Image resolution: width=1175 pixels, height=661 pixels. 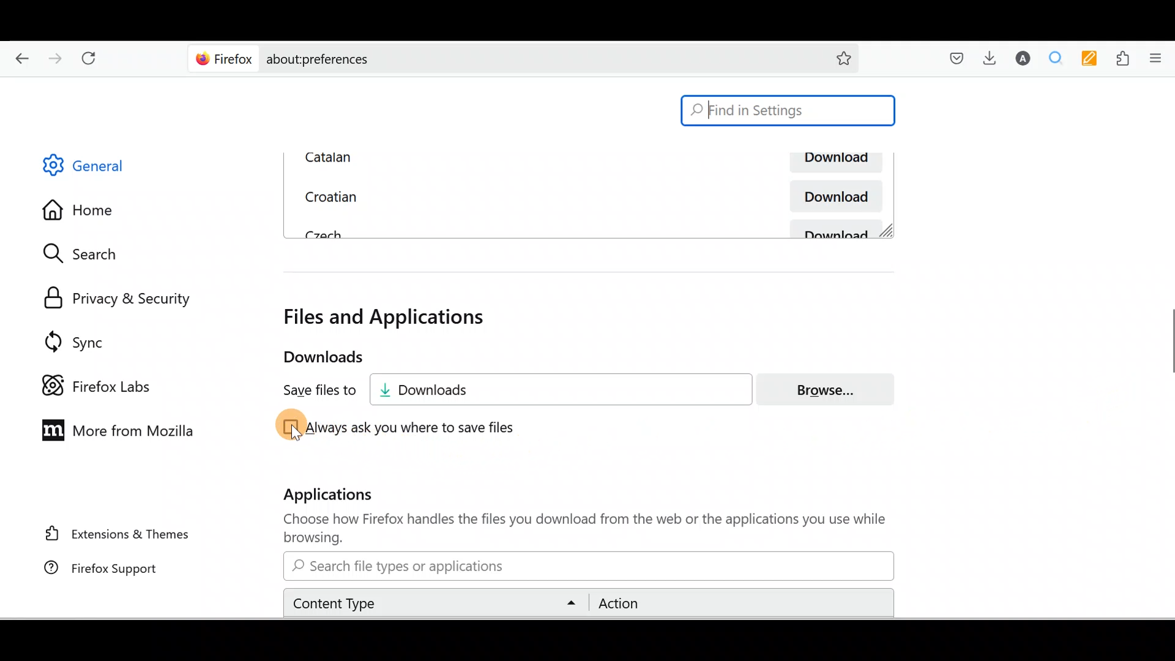 I want to click on Content type, so click(x=438, y=602).